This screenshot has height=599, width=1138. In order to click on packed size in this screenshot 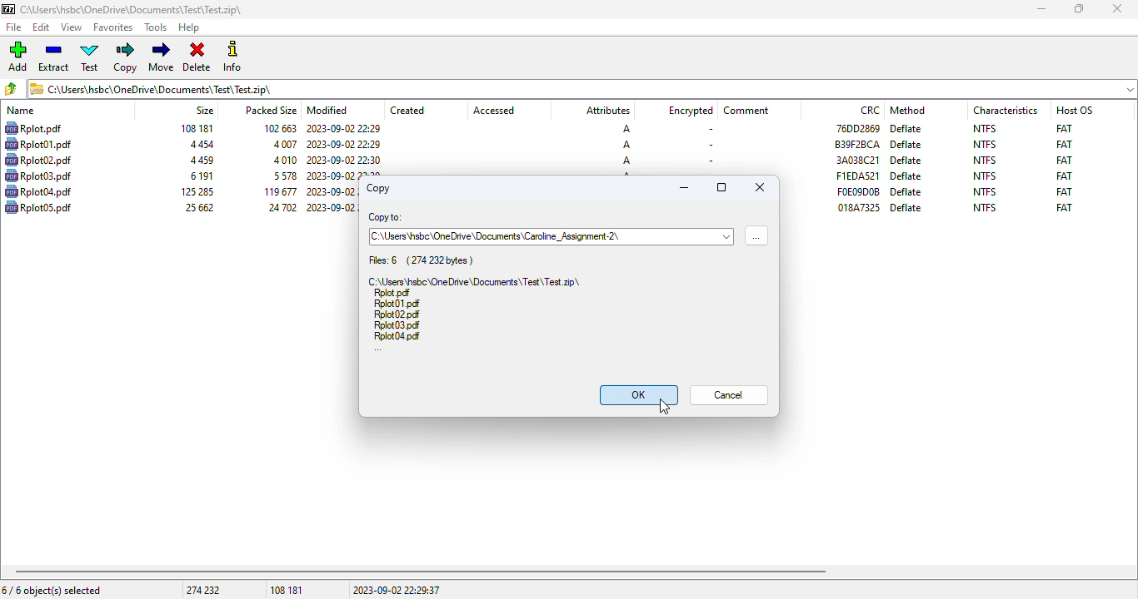, I will do `click(279, 207)`.